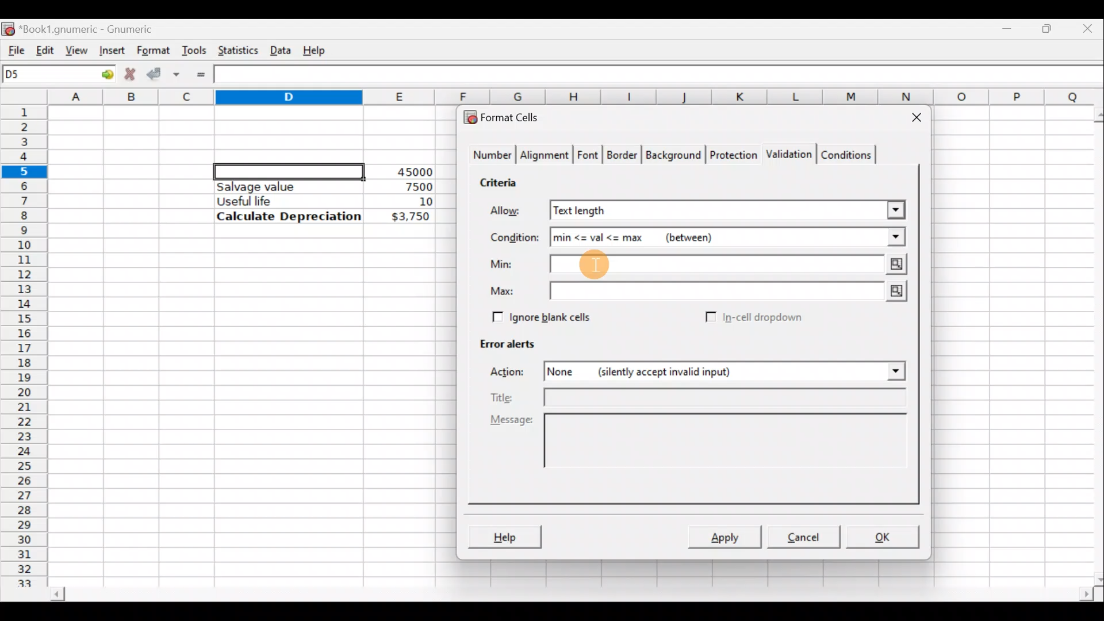 The image size is (1104, 621). Describe the element at coordinates (289, 216) in the screenshot. I see `Calculate Depreciation` at that location.